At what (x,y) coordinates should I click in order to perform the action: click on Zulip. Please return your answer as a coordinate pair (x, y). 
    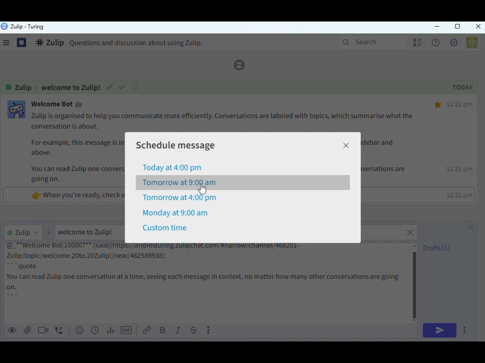
    Looking at the image, I should click on (243, 65).